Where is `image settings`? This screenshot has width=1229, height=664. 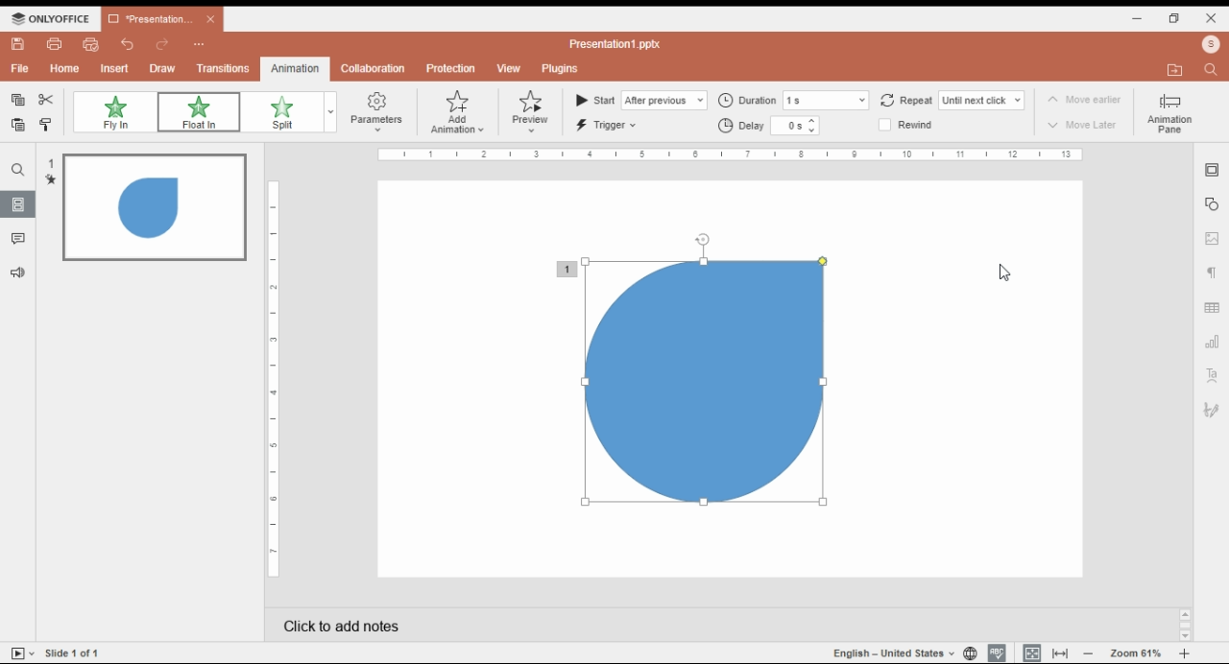 image settings is located at coordinates (1212, 238).